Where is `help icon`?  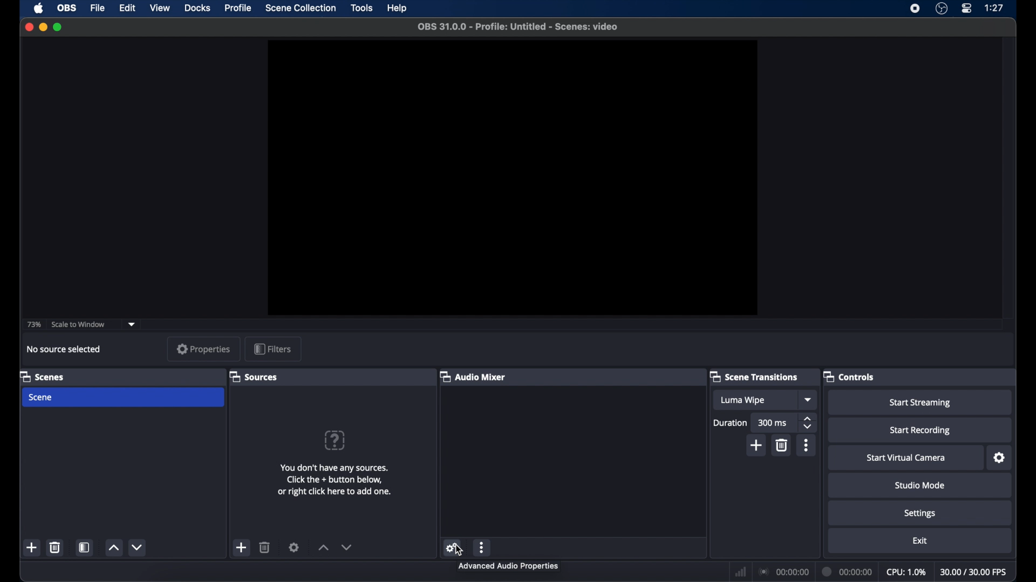 help icon is located at coordinates (334, 440).